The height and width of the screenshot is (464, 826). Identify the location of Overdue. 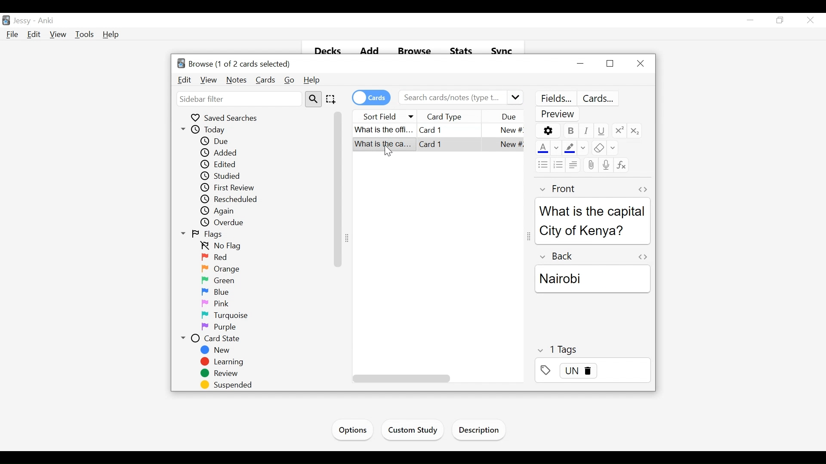
(225, 223).